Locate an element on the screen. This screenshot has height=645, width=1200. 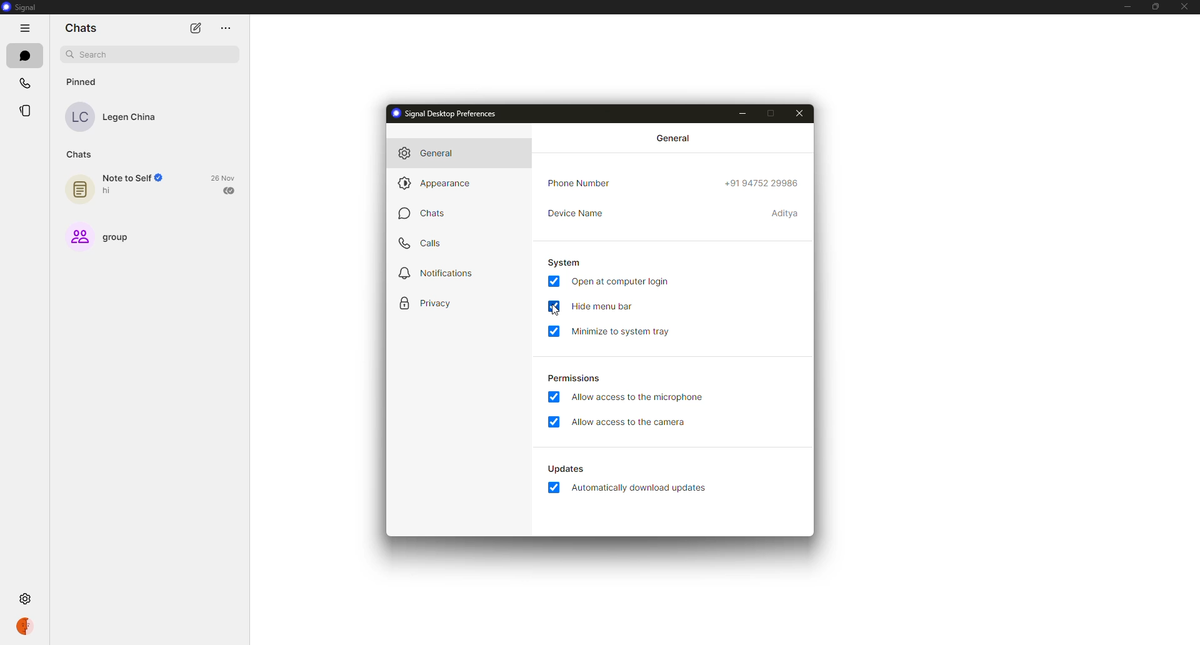
open at computer login is located at coordinates (621, 281).